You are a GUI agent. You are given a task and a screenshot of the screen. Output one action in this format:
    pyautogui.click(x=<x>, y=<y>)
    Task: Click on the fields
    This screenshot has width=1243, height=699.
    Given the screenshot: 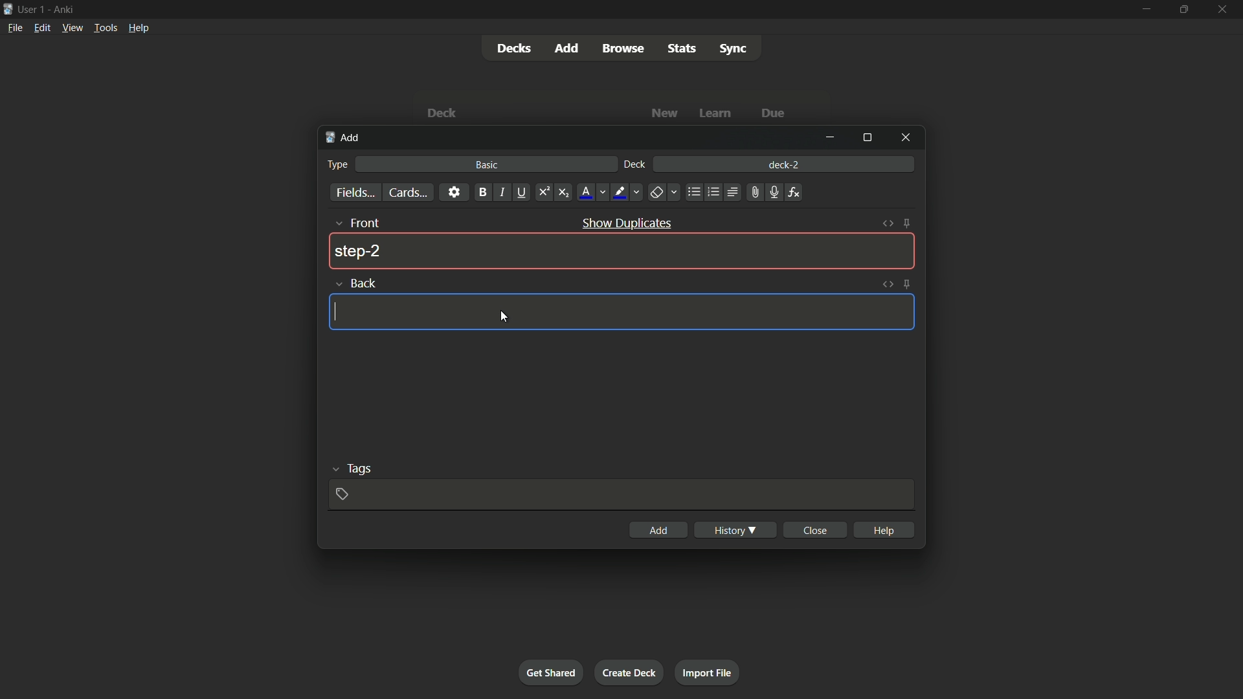 What is the action you would take?
    pyautogui.click(x=356, y=193)
    